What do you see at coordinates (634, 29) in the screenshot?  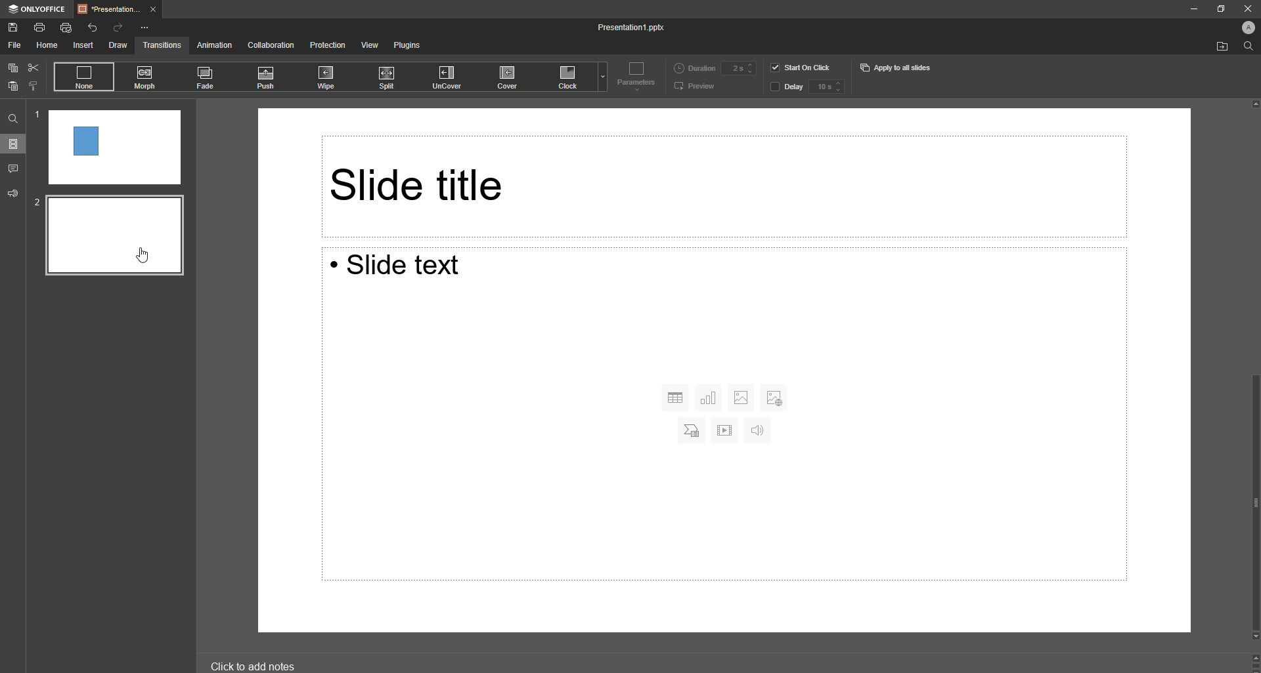 I see `Presentation 1` at bounding box center [634, 29].